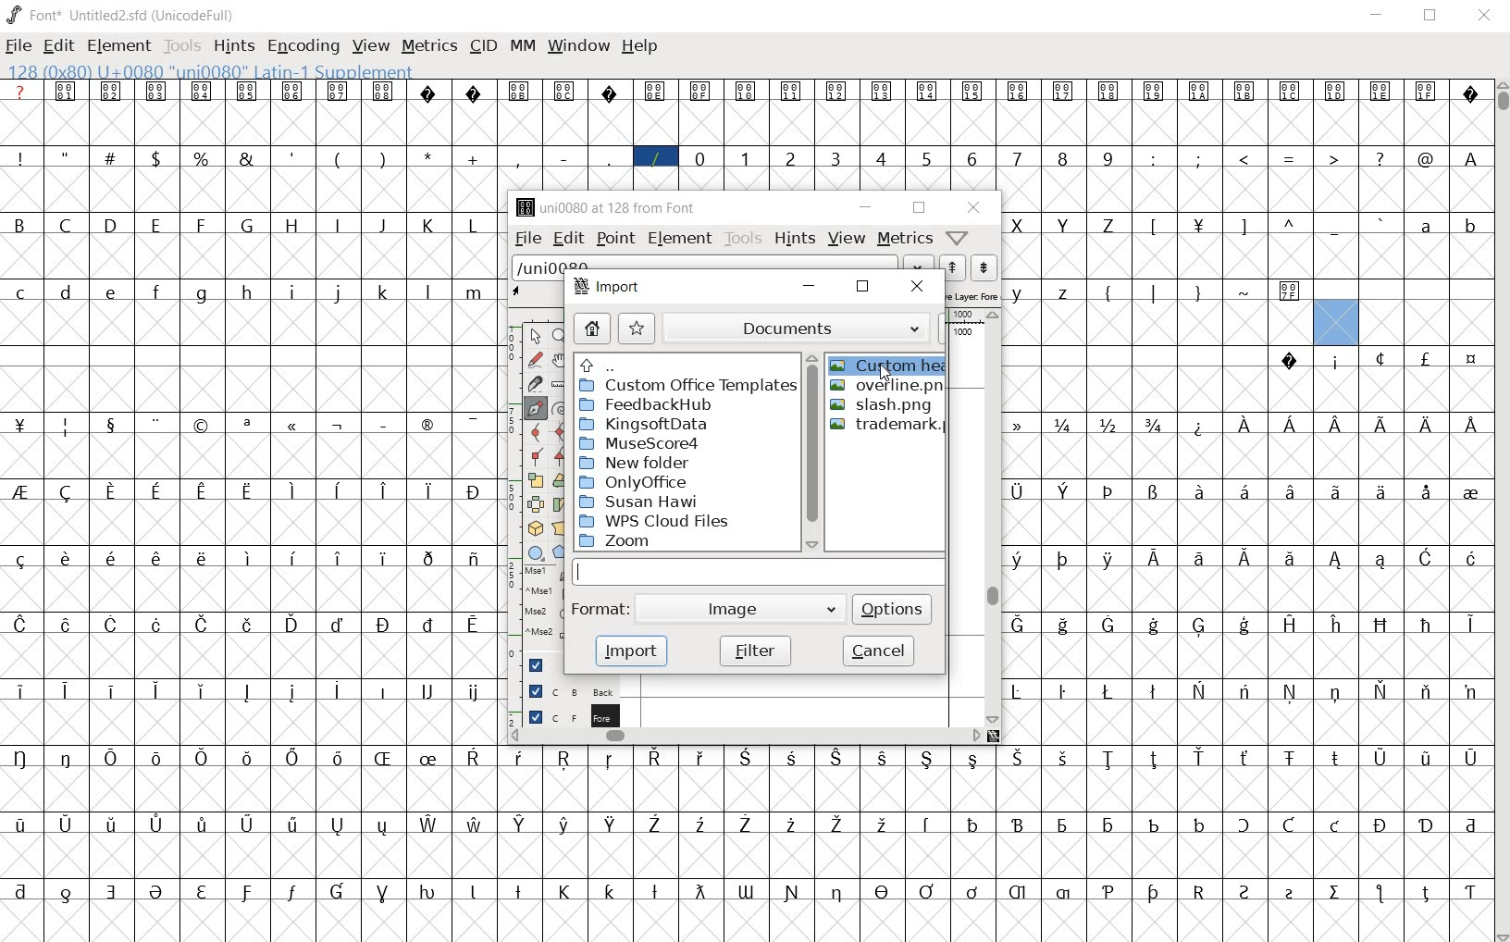  Describe the element at coordinates (746, 158) in the screenshot. I see `glyph` at that location.